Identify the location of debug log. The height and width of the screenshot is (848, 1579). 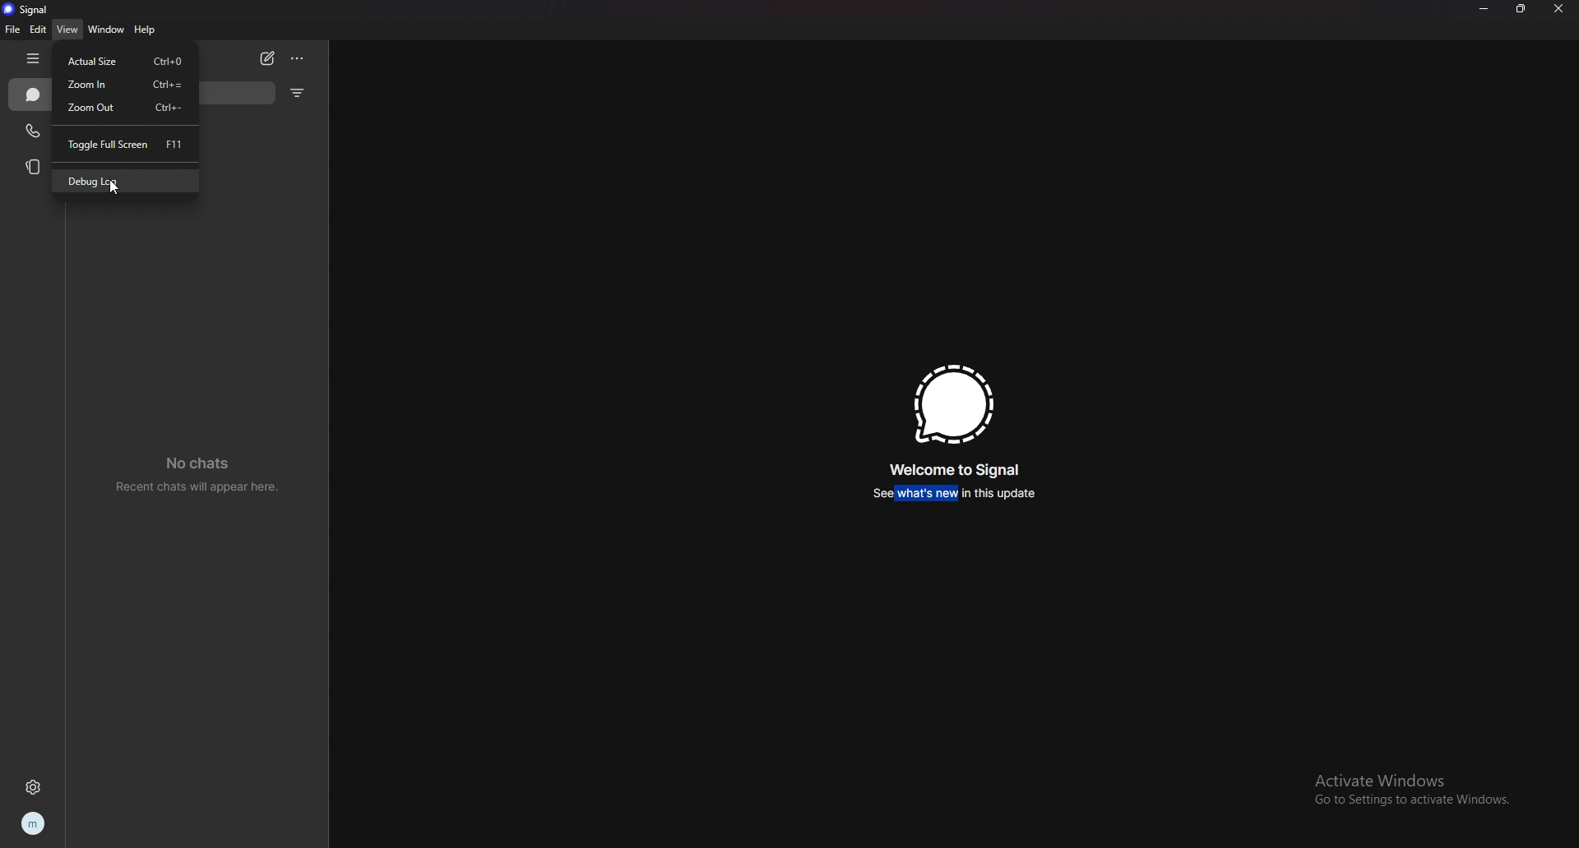
(137, 180).